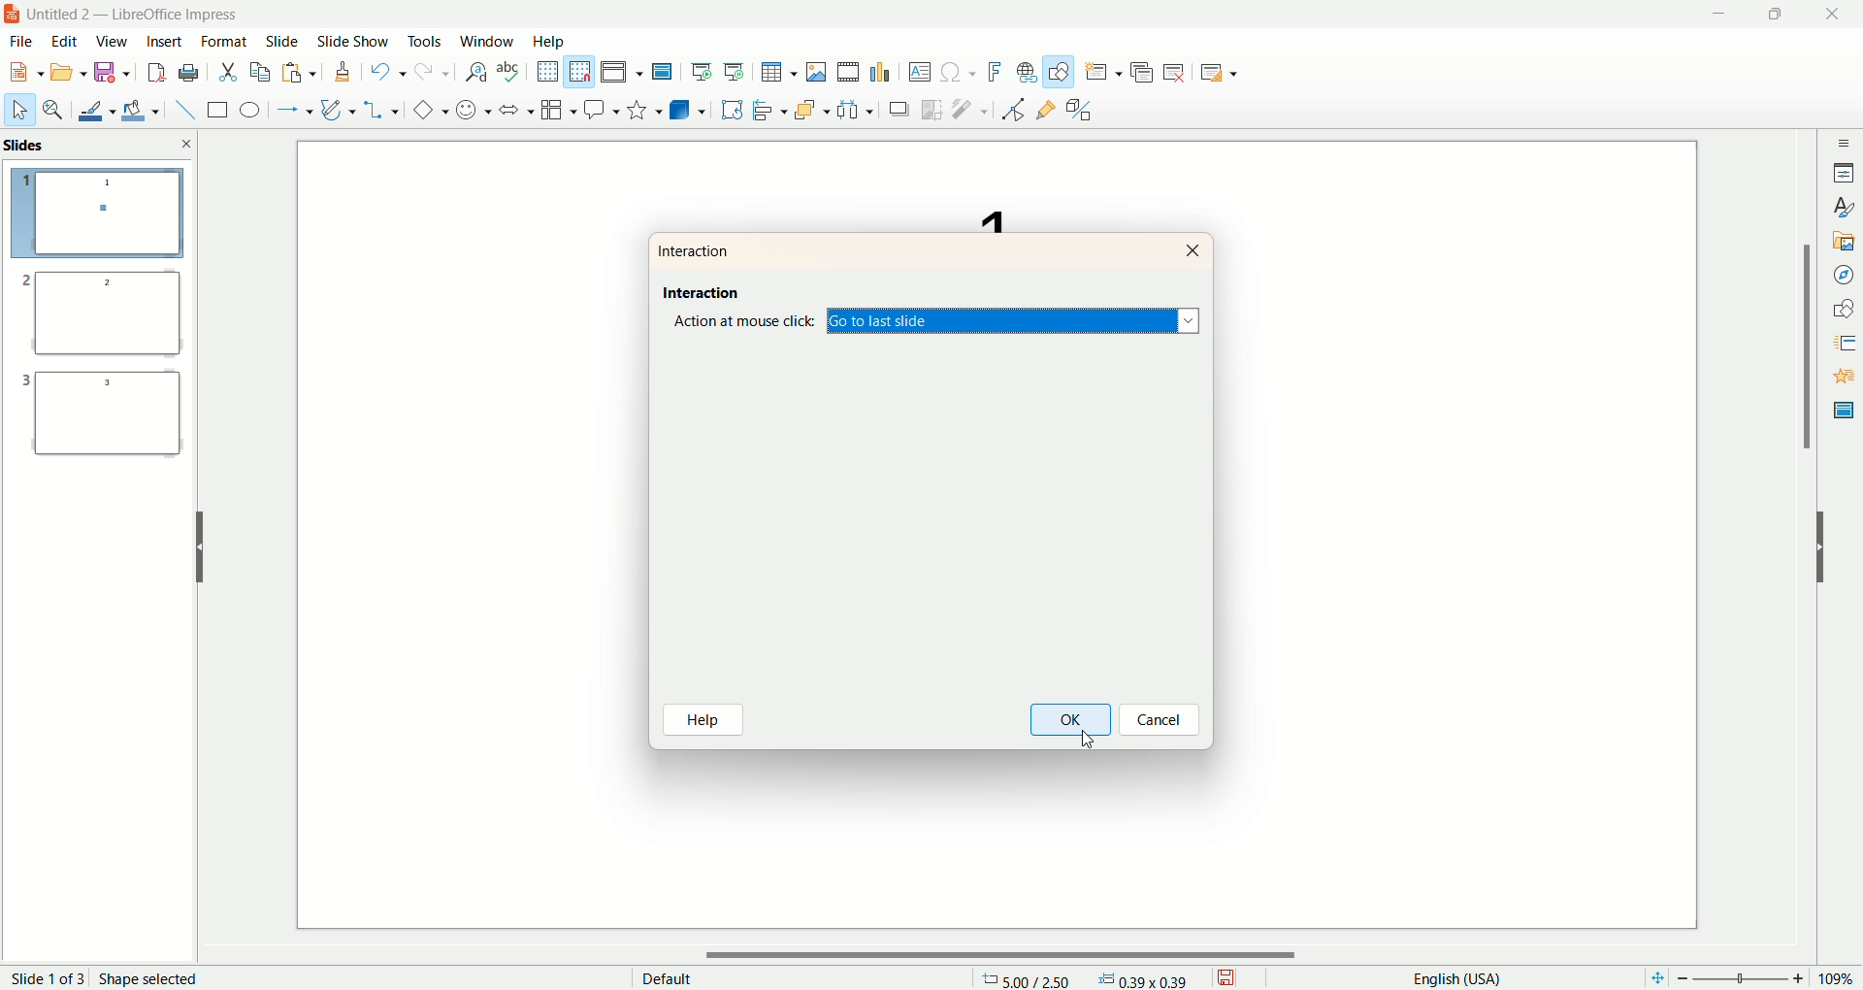 The image size is (1863, 990). What do you see at coordinates (1178, 75) in the screenshot?
I see `delete slide` at bounding box center [1178, 75].